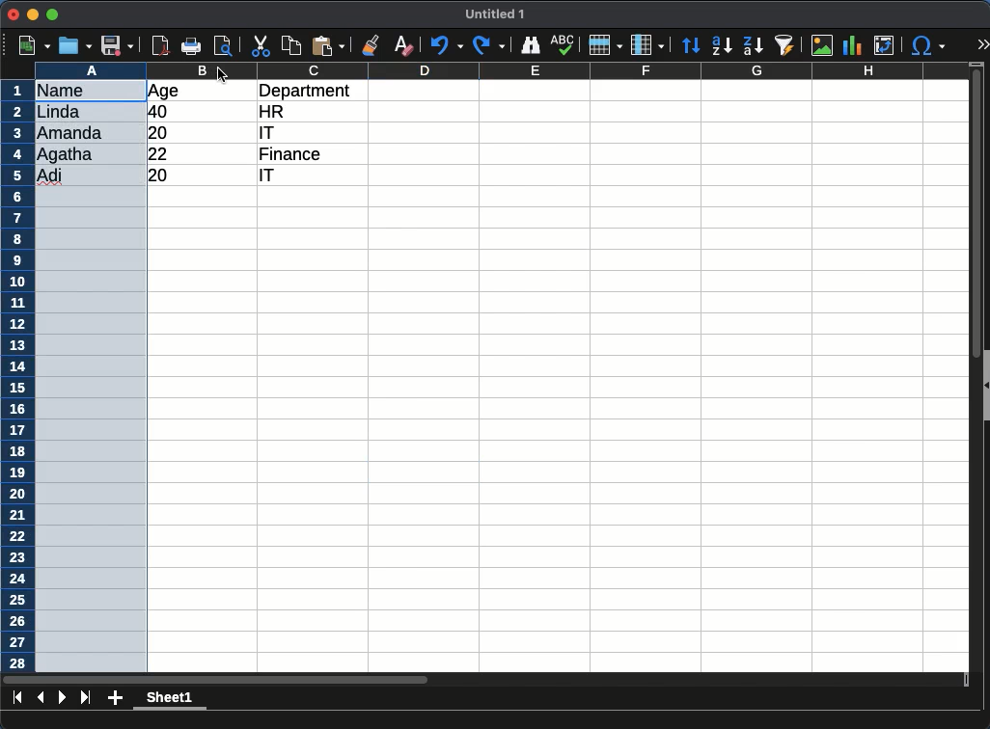  What do you see at coordinates (647, 43) in the screenshot?
I see `columns` at bounding box center [647, 43].